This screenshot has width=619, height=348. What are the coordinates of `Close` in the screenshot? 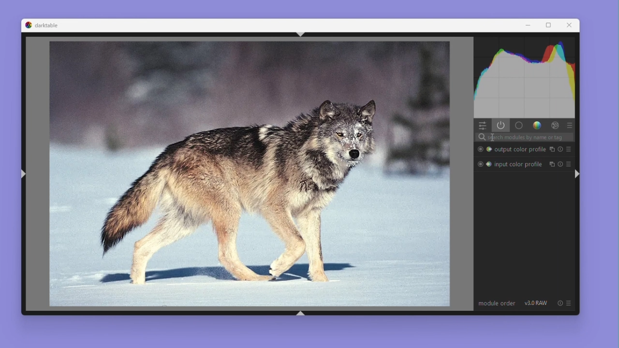 It's located at (570, 26).